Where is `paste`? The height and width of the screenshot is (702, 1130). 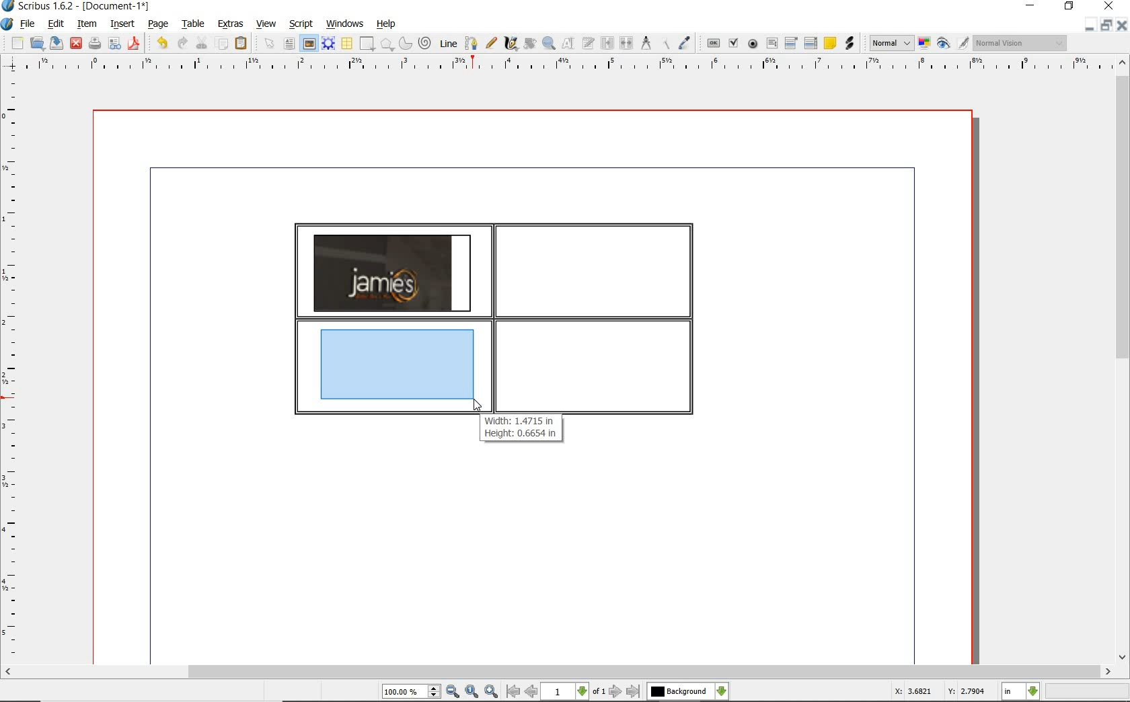
paste is located at coordinates (241, 43).